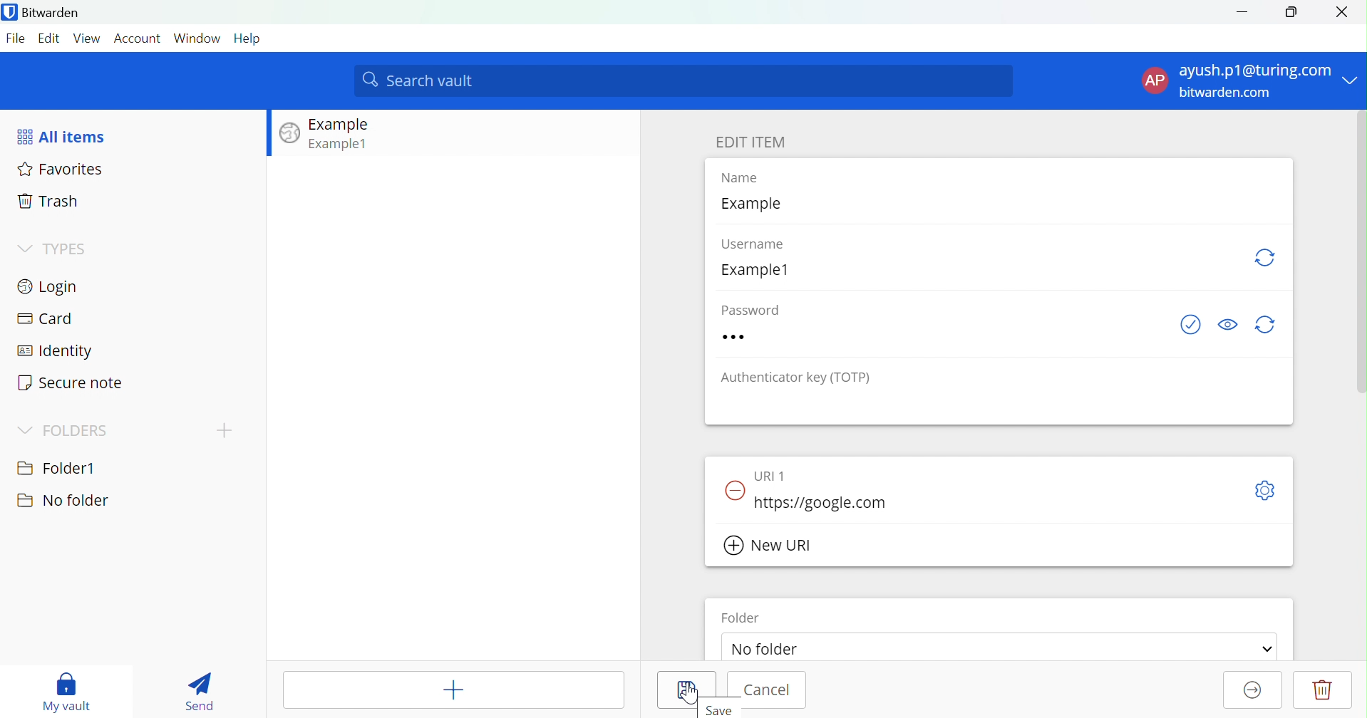 The width and height of the screenshot is (1367, 718). Describe the element at coordinates (1267, 649) in the screenshot. I see `Drop Down` at that location.